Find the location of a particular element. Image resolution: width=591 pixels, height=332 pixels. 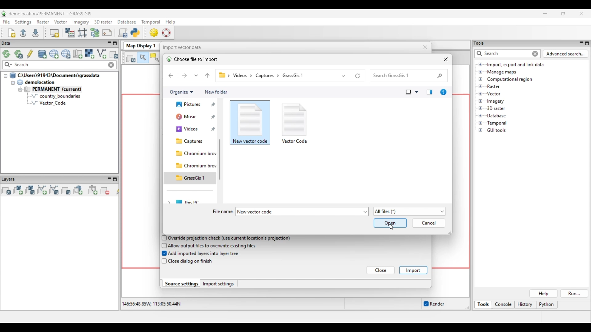

Map Display 1 tab is located at coordinates (140, 45).